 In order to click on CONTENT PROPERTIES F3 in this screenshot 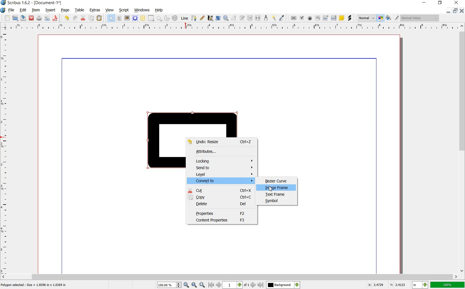, I will do `click(221, 220)`.